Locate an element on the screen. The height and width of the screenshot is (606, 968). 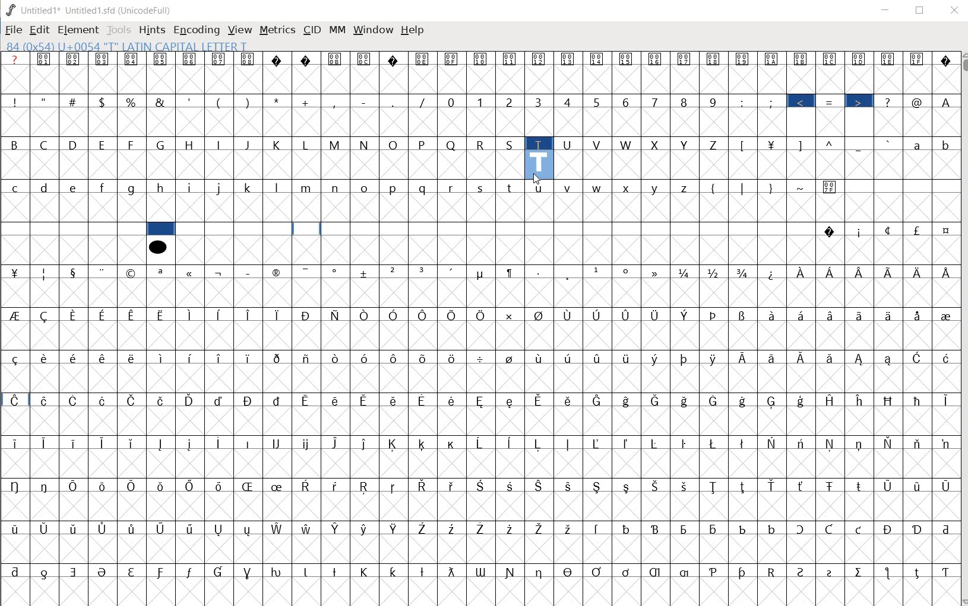
edit is located at coordinates (39, 30).